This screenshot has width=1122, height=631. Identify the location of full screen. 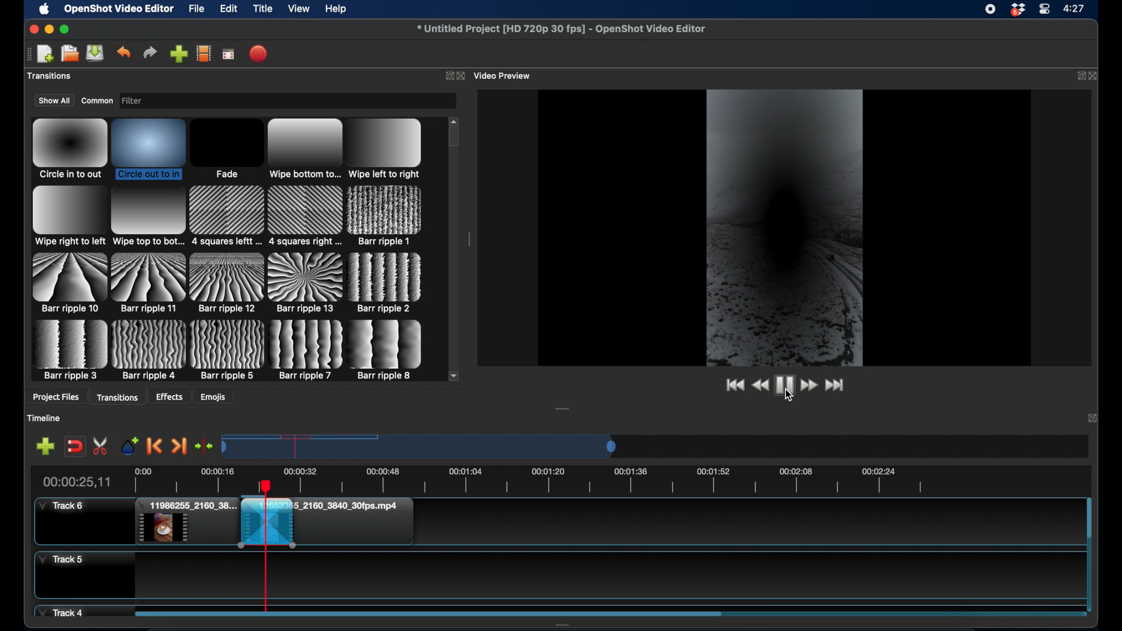
(229, 53).